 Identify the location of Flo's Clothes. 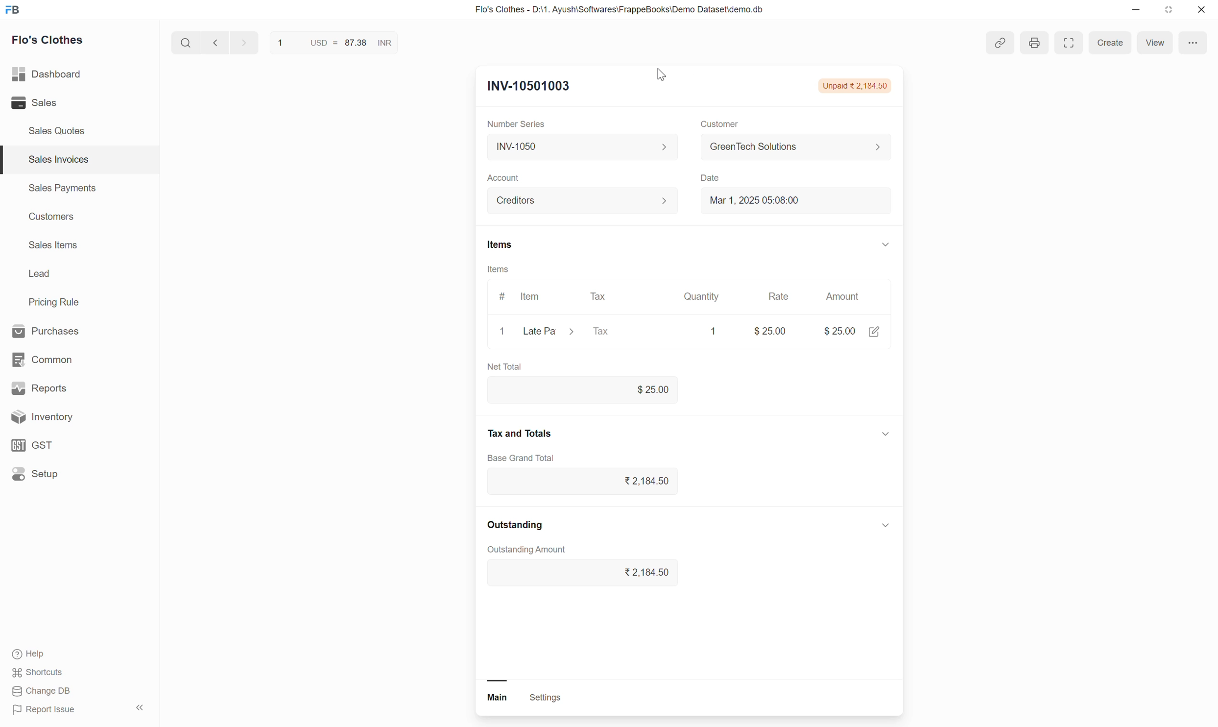
(53, 42).